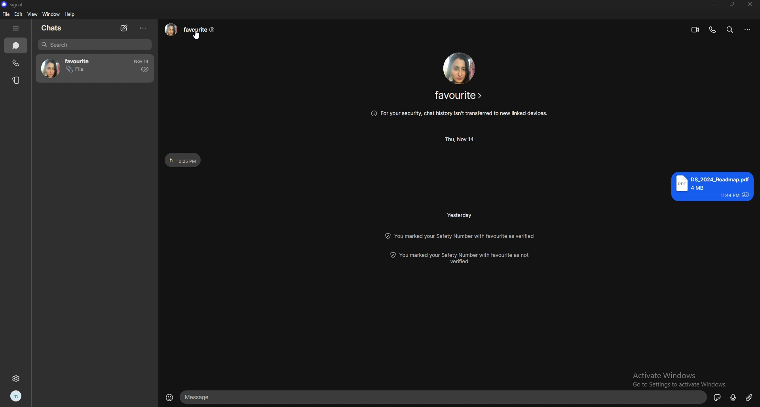  Describe the element at coordinates (17, 395) in the screenshot. I see `profile` at that location.